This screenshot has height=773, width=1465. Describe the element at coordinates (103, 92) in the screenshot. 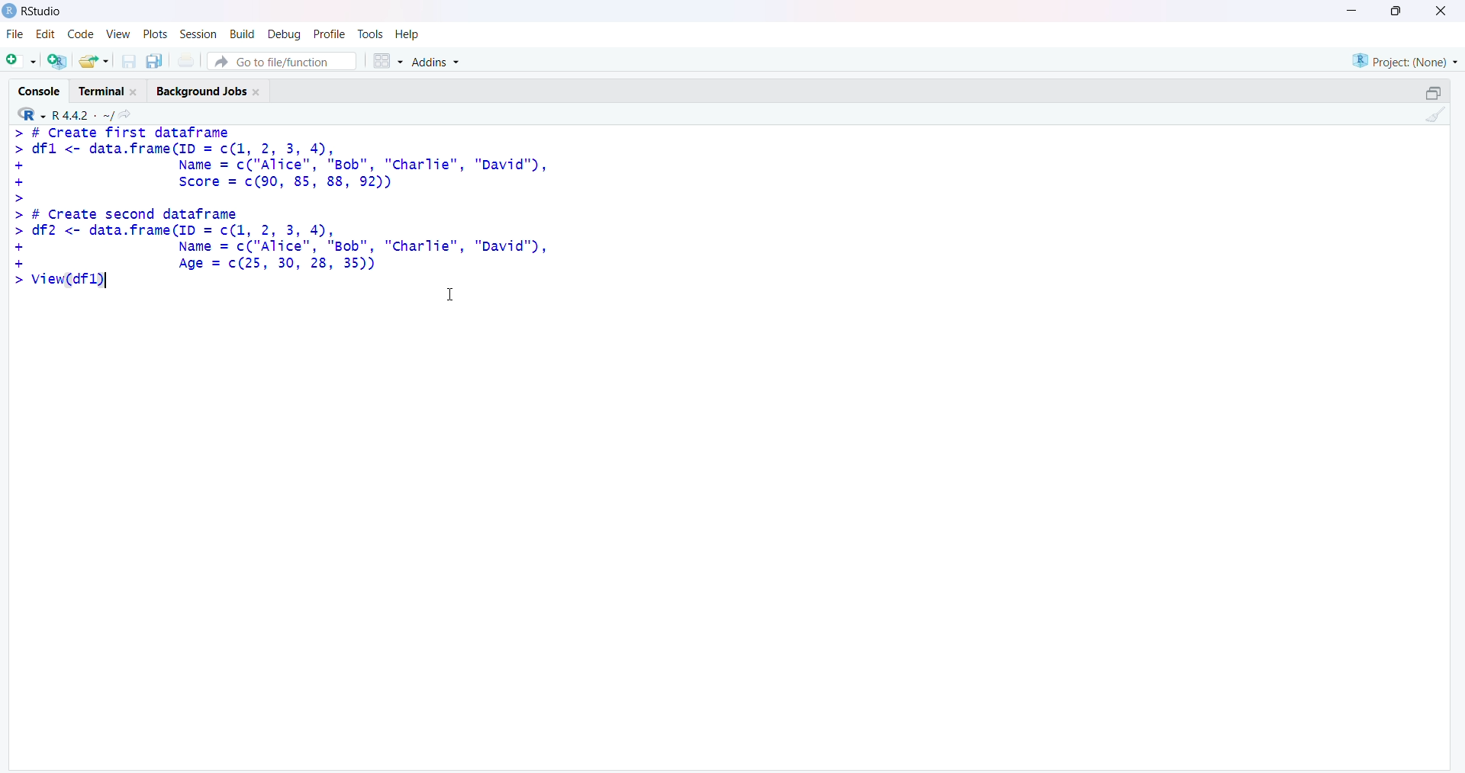

I see `Terminal` at that location.